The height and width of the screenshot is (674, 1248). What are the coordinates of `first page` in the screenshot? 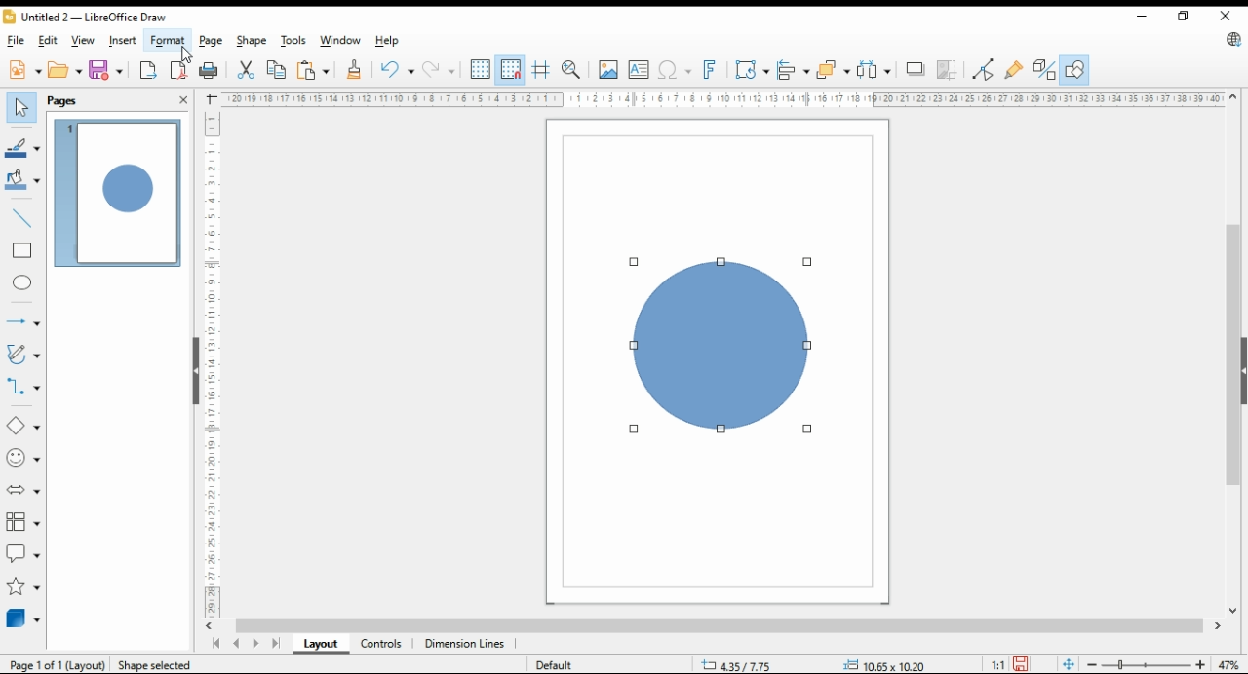 It's located at (218, 643).